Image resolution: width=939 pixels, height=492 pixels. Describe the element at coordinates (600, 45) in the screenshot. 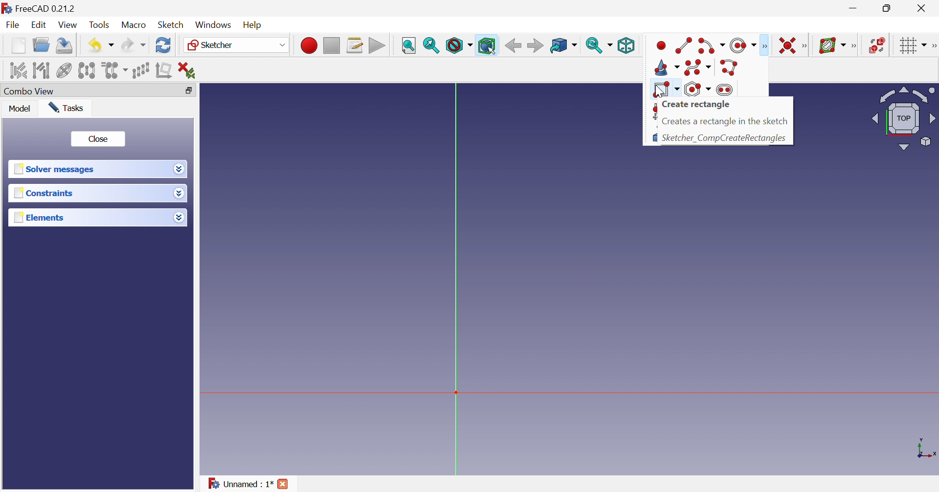

I see `Sync view` at that location.